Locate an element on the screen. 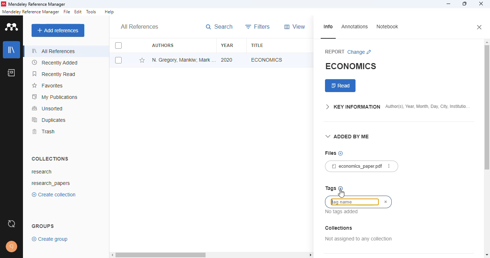  groups is located at coordinates (43, 226).